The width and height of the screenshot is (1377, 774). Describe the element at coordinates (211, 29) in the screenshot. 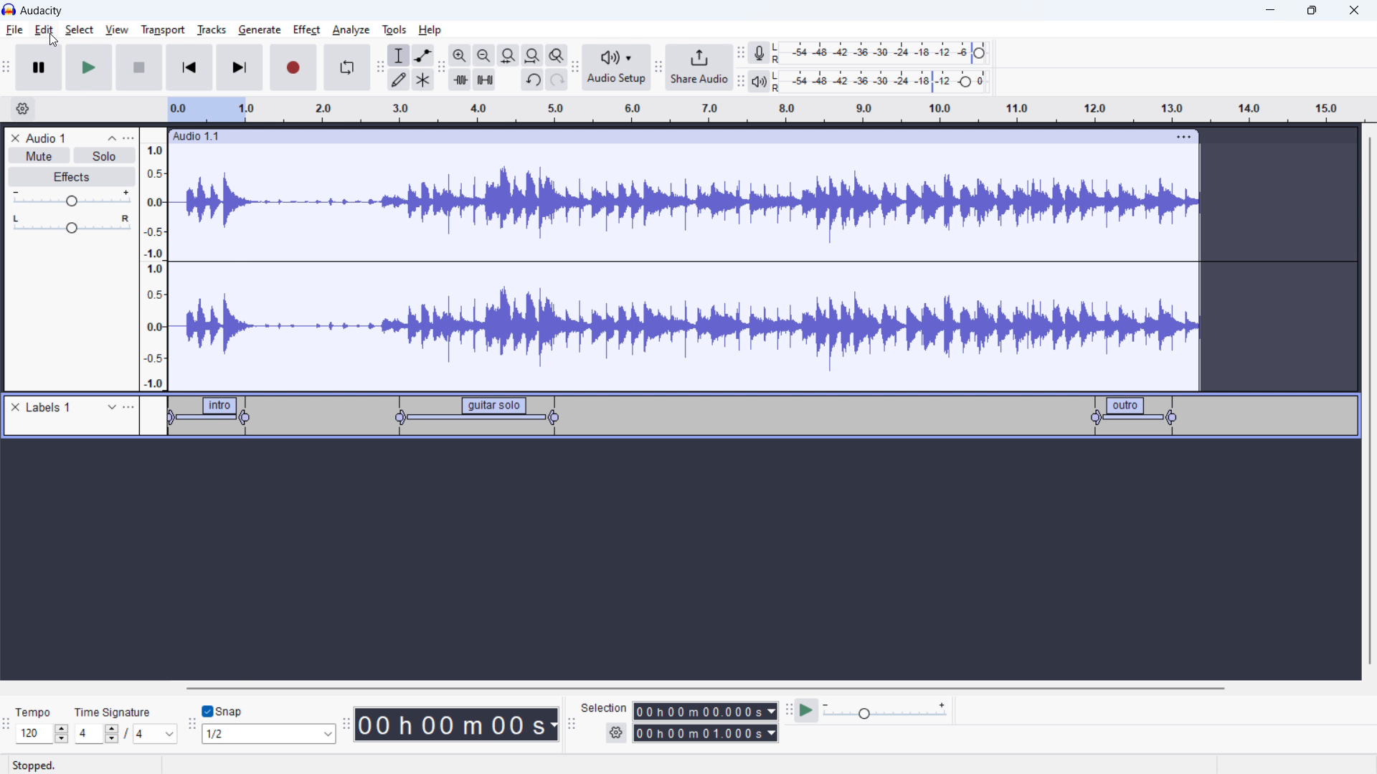

I see `tracks` at that location.